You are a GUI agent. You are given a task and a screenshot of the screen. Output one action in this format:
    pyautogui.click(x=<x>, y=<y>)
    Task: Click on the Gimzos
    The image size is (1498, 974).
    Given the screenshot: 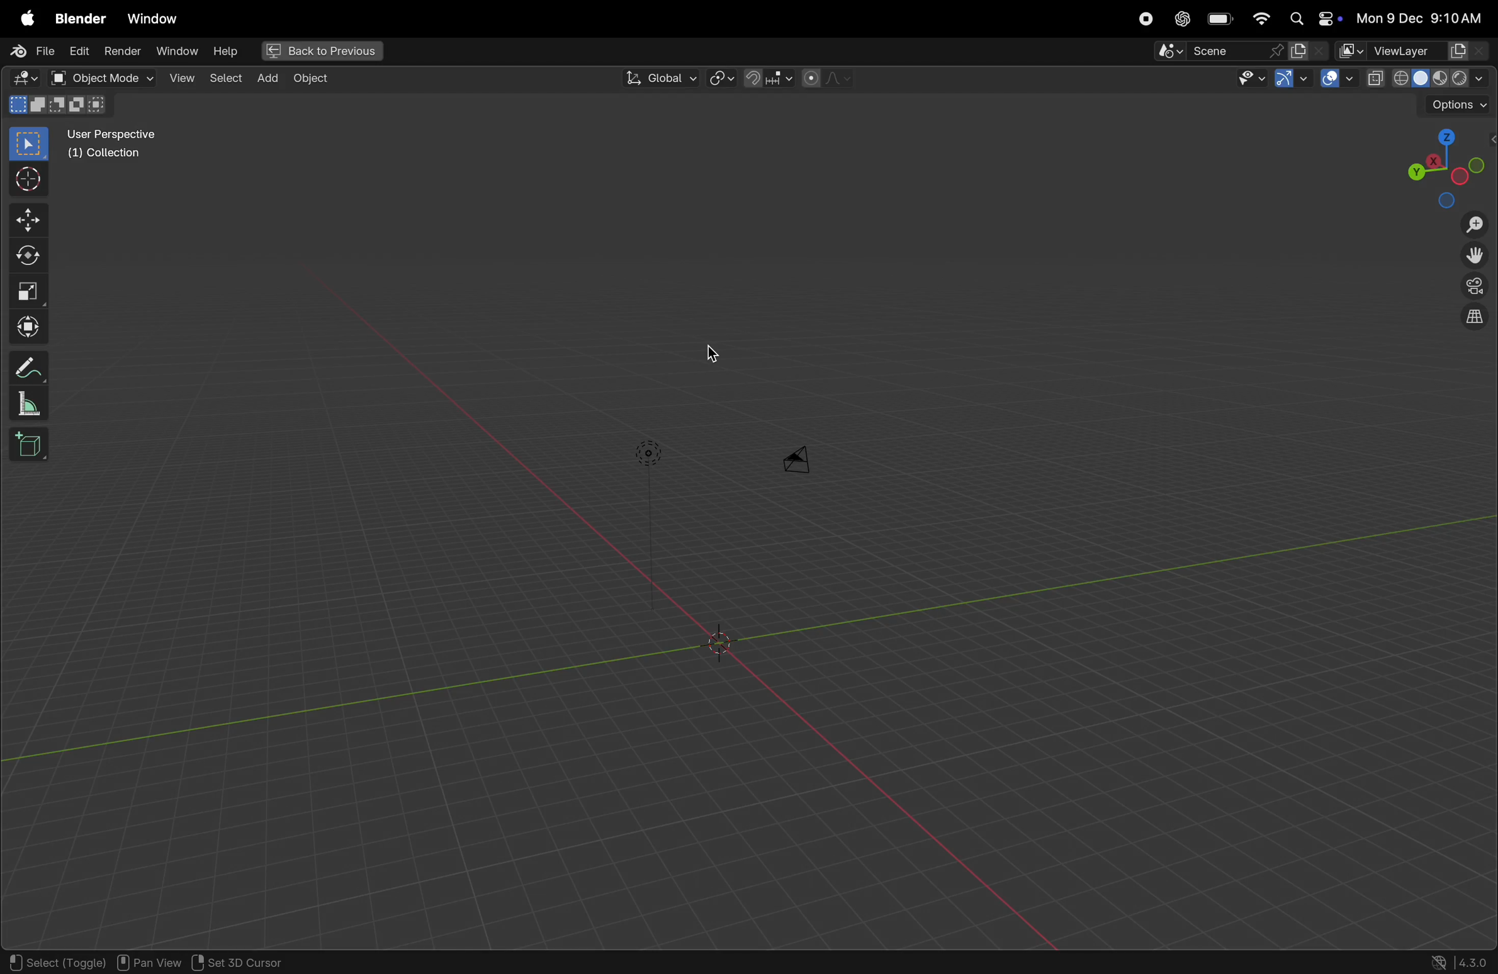 What is the action you would take?
    pyautogui.click(x=1290, y=79)
    